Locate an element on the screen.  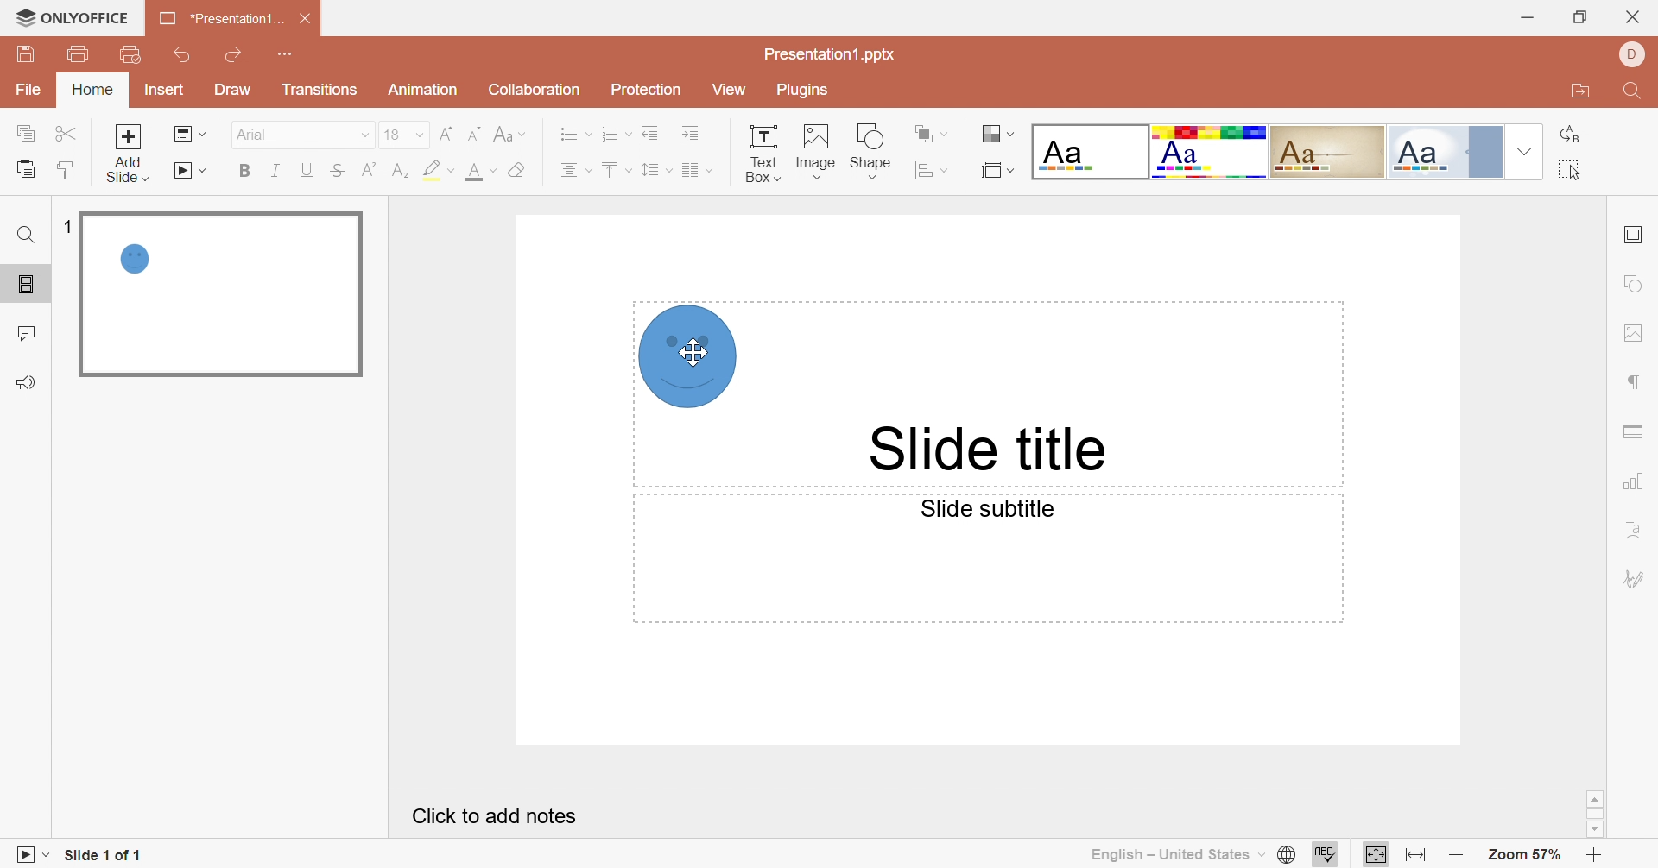
Text Box is located at coordinates (763, 151).